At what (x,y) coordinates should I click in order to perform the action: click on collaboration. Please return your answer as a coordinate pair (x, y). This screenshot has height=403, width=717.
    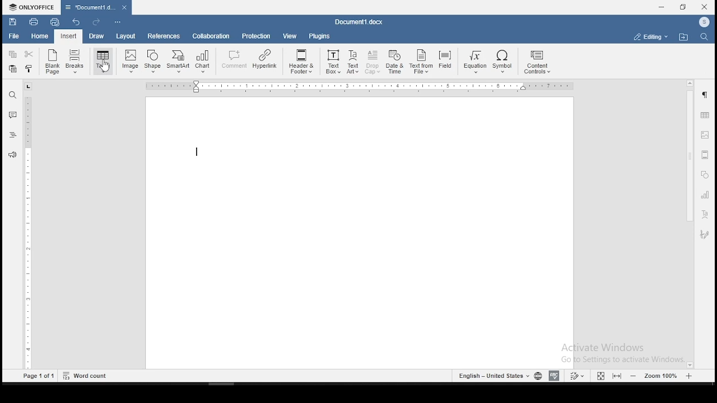
    Looking at the image, I should click on (212, 38).